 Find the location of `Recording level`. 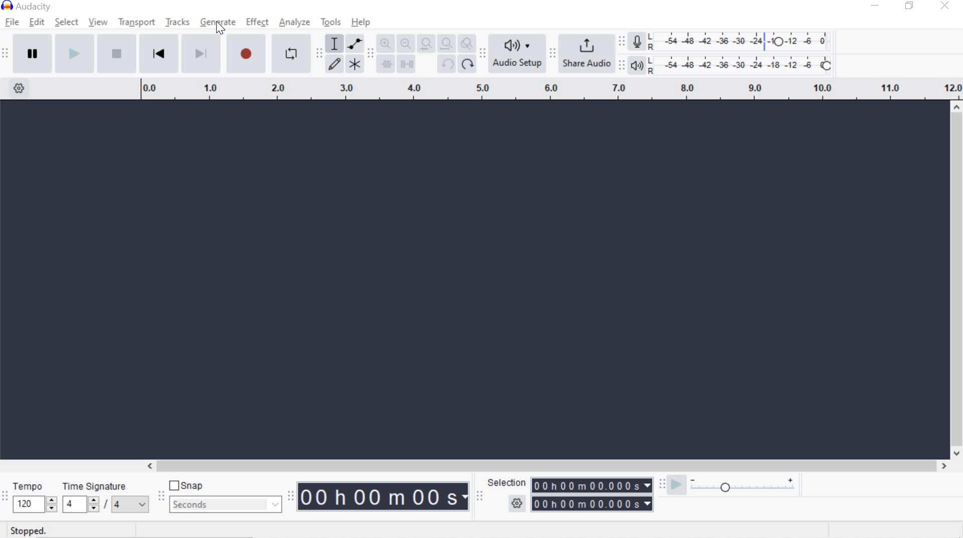

Recording level is located at coordinates (742, 39).